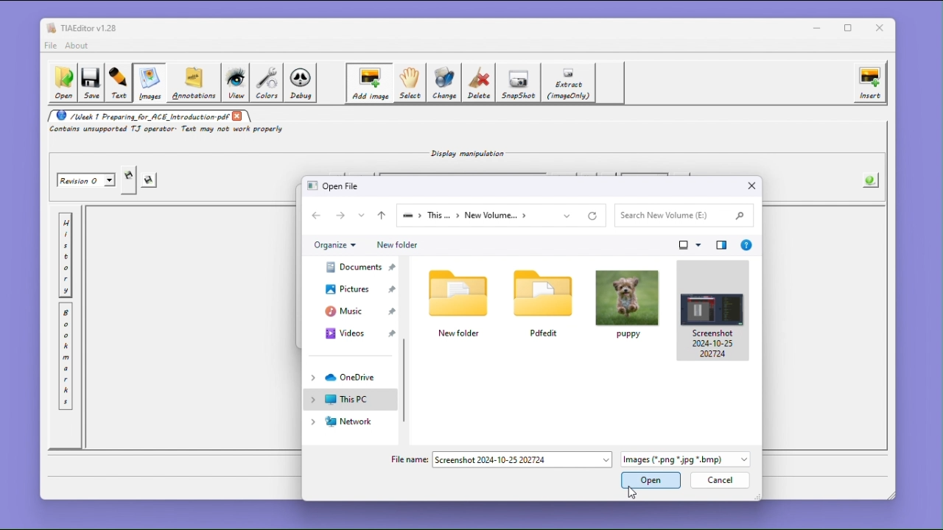 The image size is (943, 530). Describe the element at coordinates (691, 245) in the screenshot. I see `change your view` at that location.